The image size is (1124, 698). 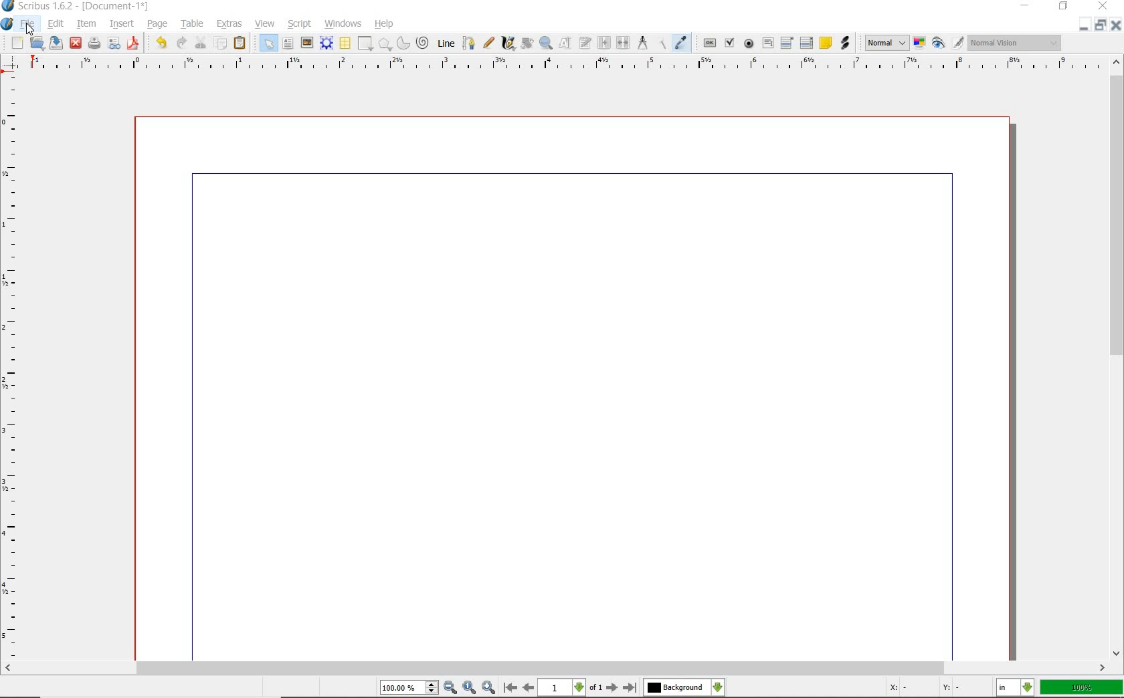 I want to click on ruler, so click(x=563, y=68).